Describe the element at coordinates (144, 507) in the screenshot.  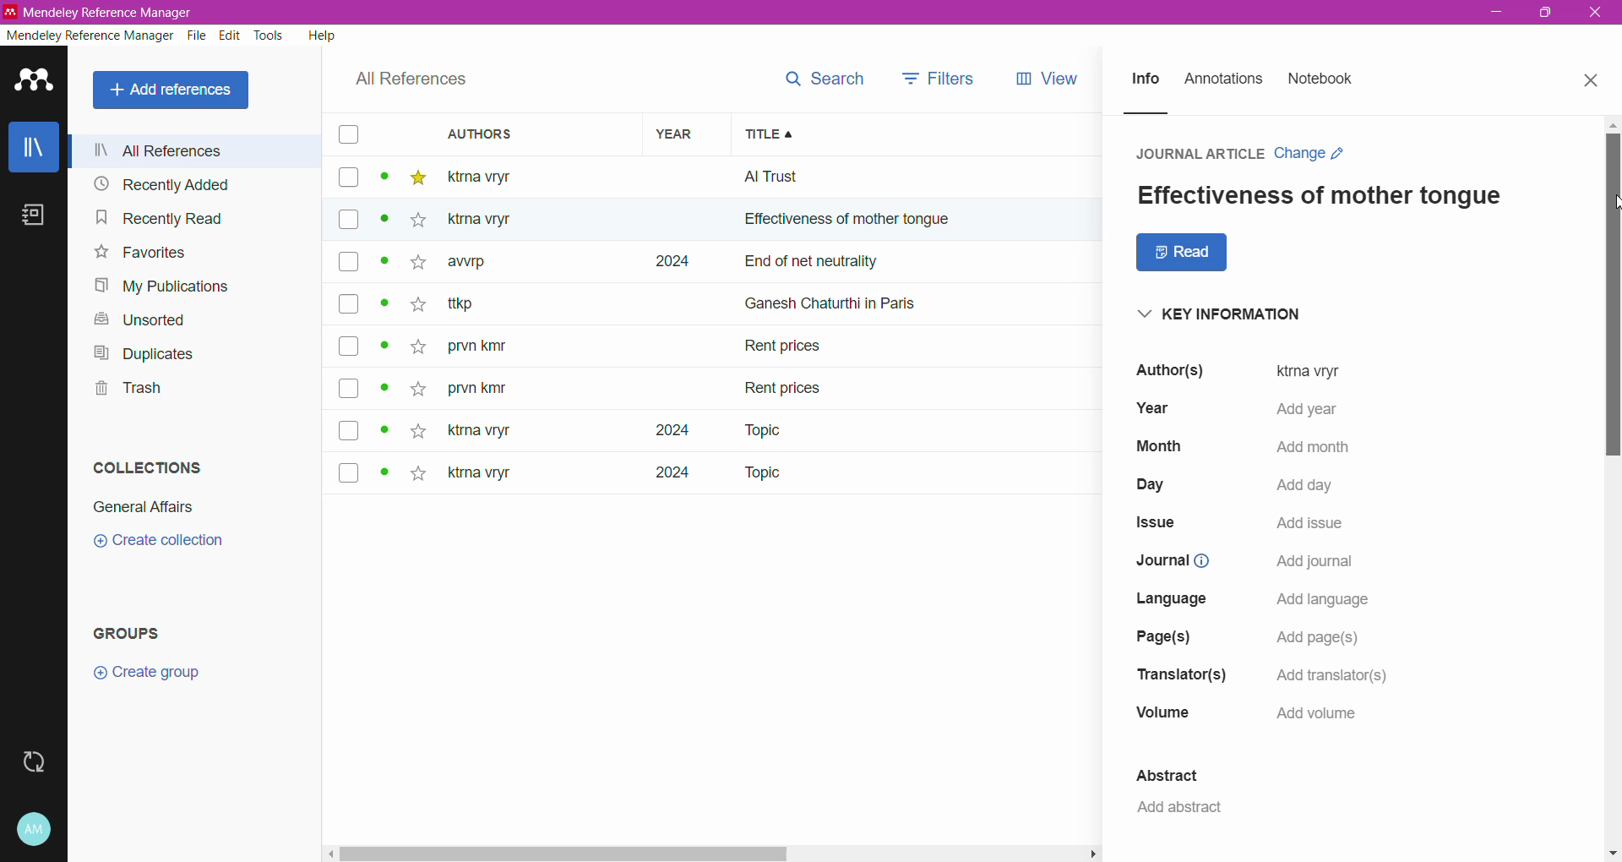
I see `General Affairs` at that location.